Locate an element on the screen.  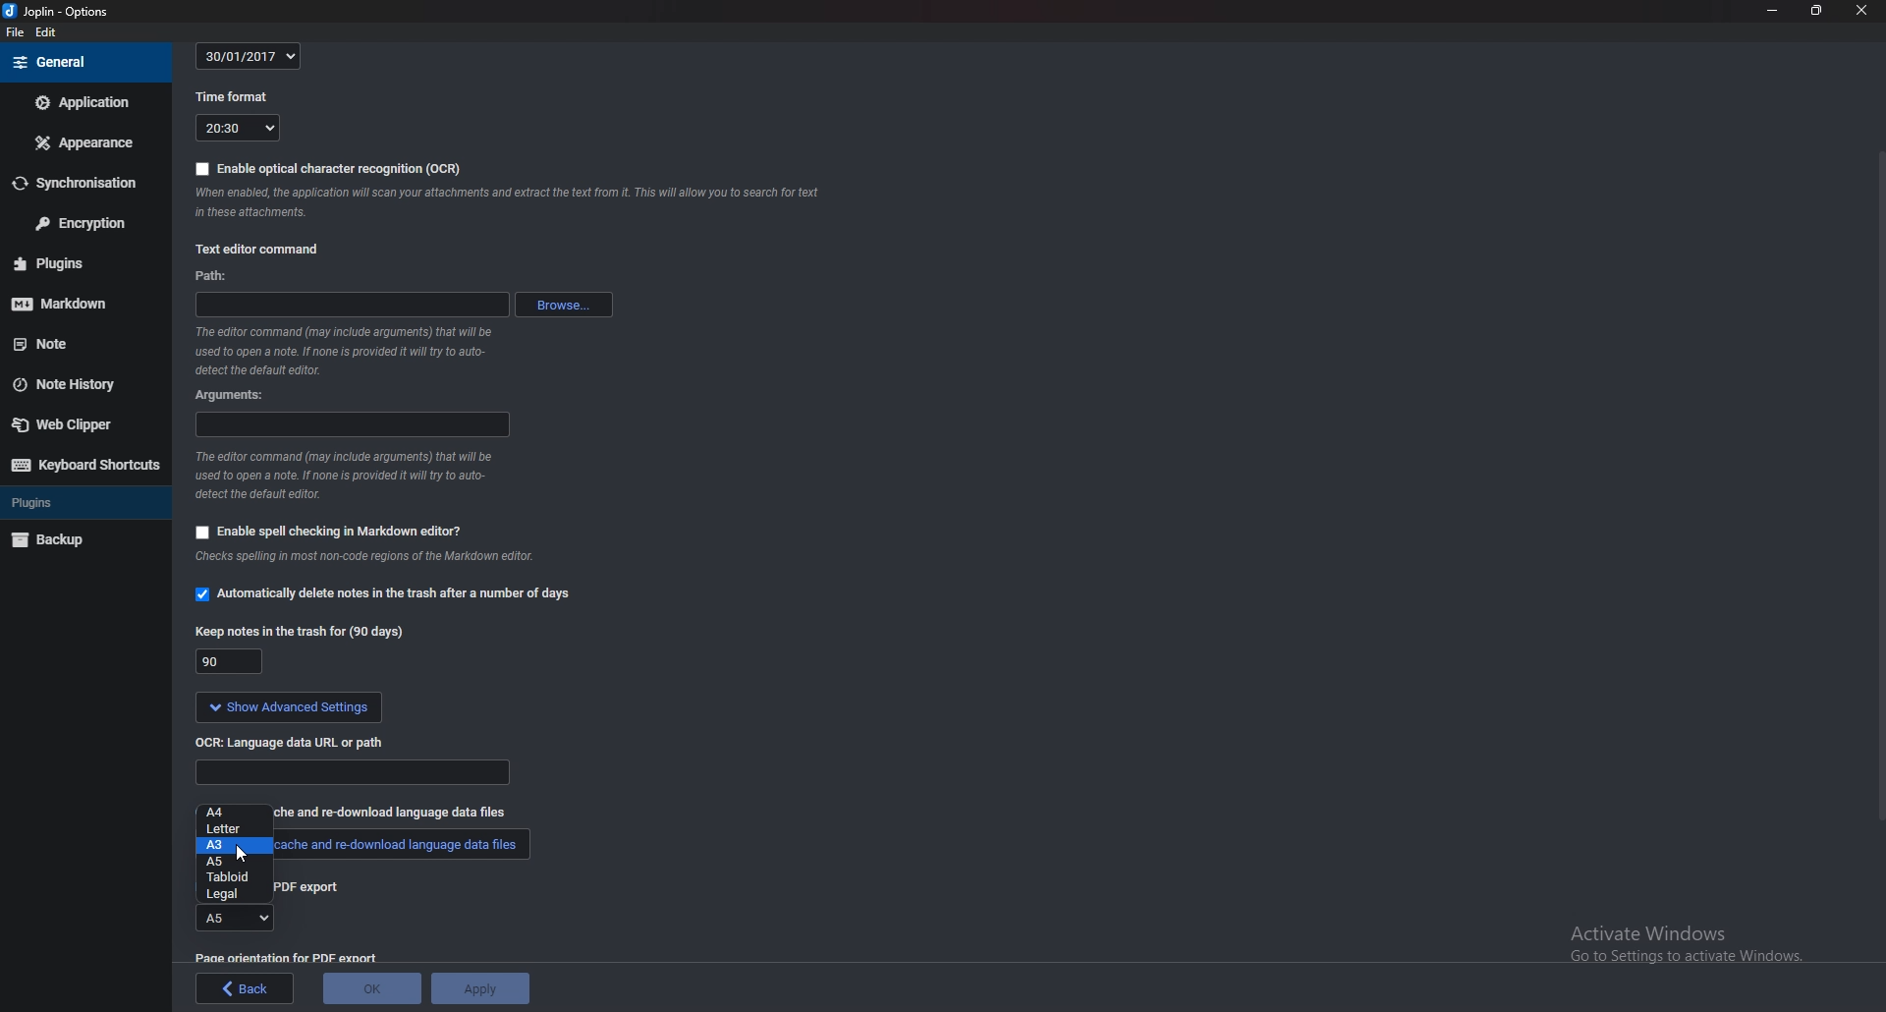
Resize is located at coordinates (1816, 12).